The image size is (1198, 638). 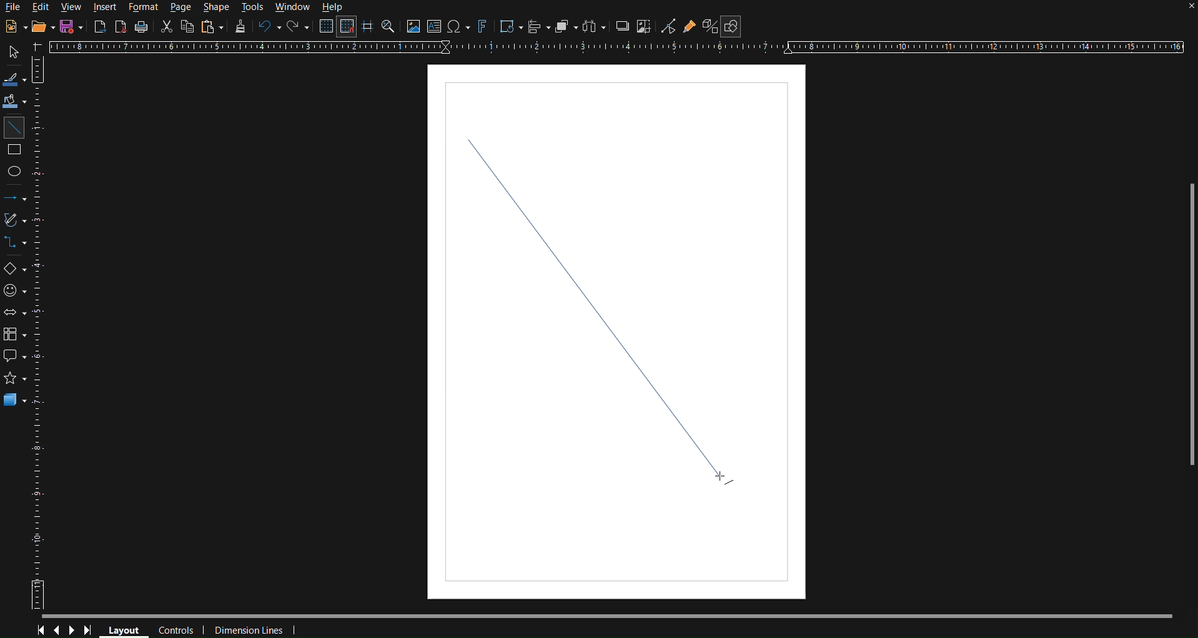 I want to click on Arrange, so click(x=568, y=26).